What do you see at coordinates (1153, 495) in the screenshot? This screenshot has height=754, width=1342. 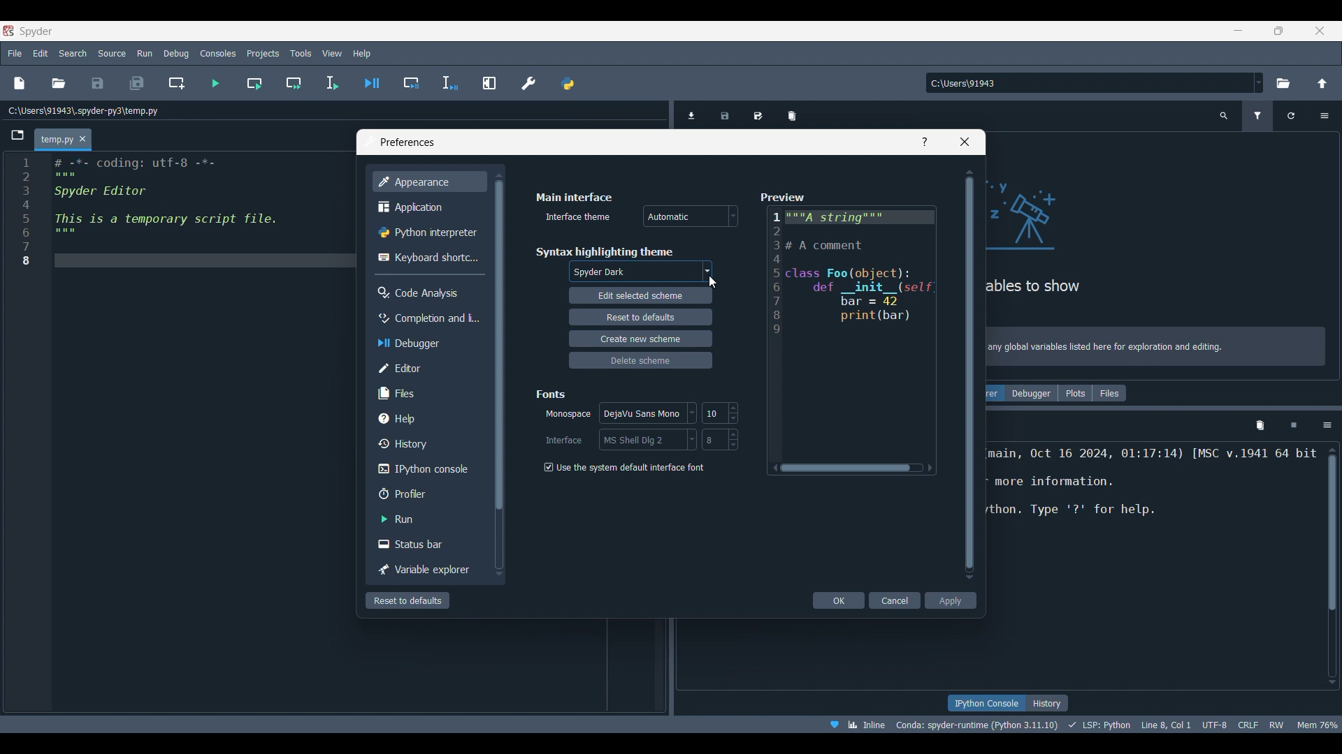 I see `ipython console pane` at bounding box center [1153, 495].